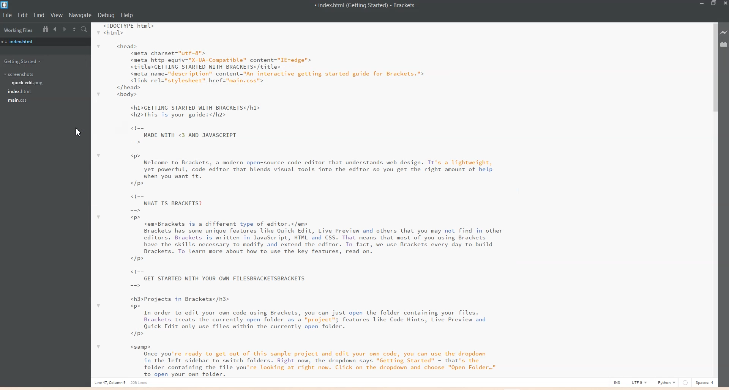 The image size is (729, 390). I want to click on UTF-8, so click(641, 383).